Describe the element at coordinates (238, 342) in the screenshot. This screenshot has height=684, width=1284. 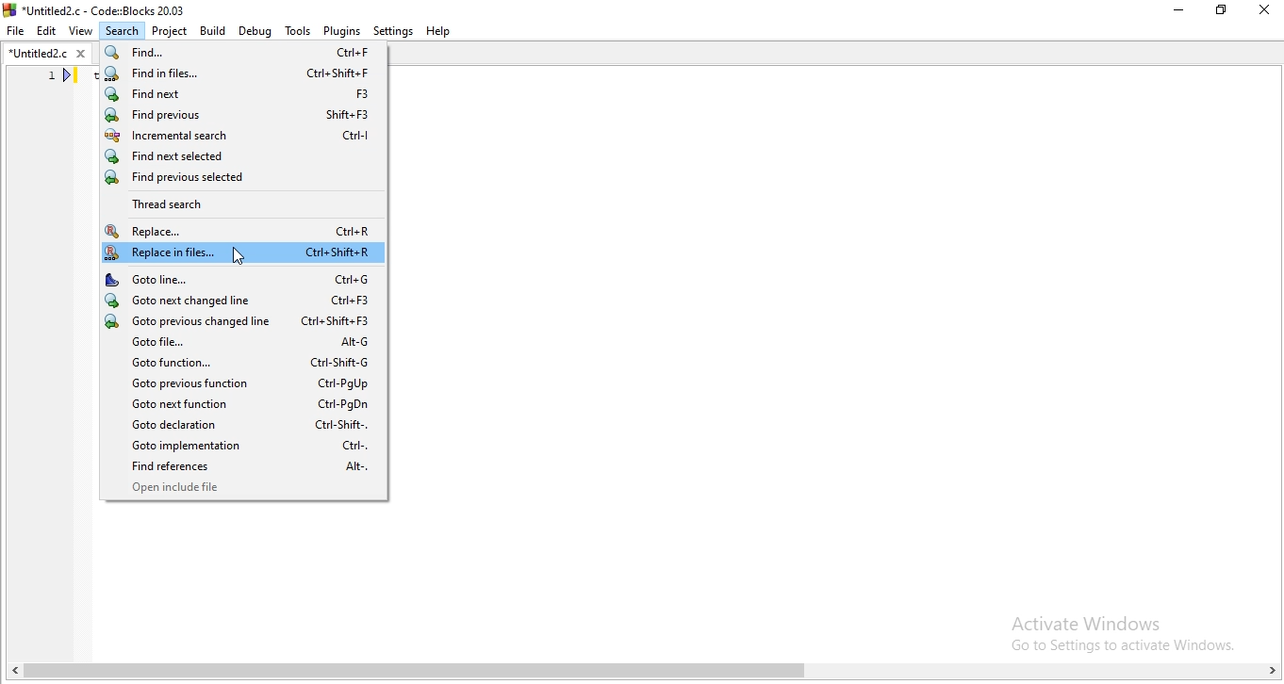
I see `Goto file..` at that location.